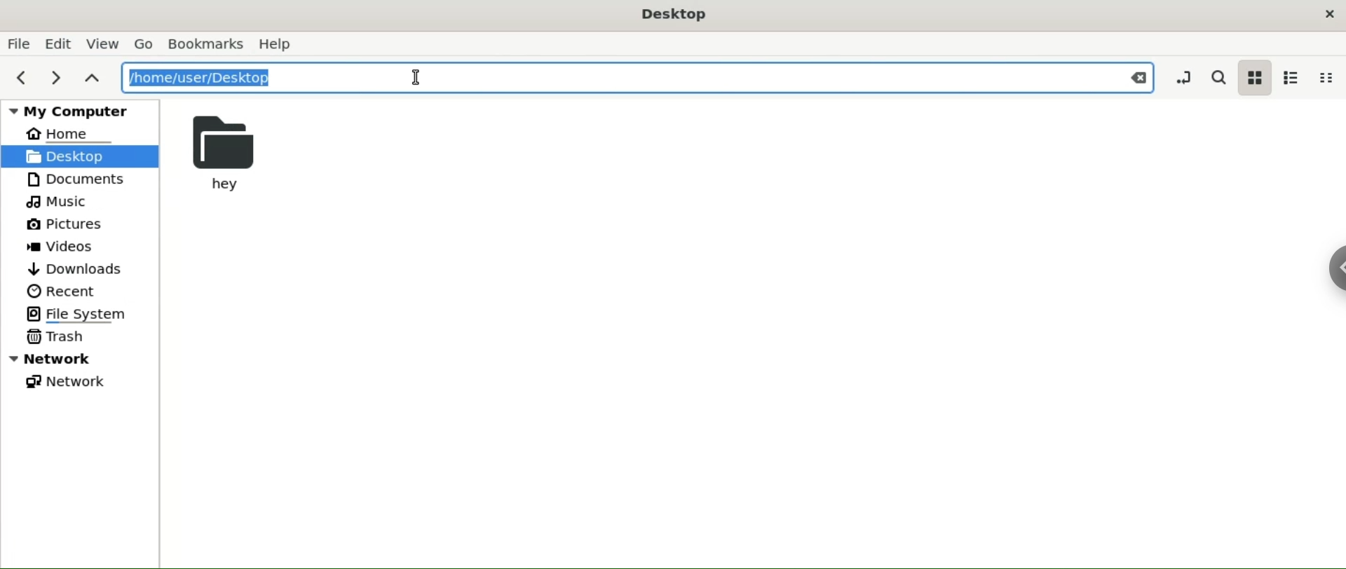  What do you see at coordinates (674, 16) in the screenshot?
I see `Desktop` at bounding box center [674, 16].